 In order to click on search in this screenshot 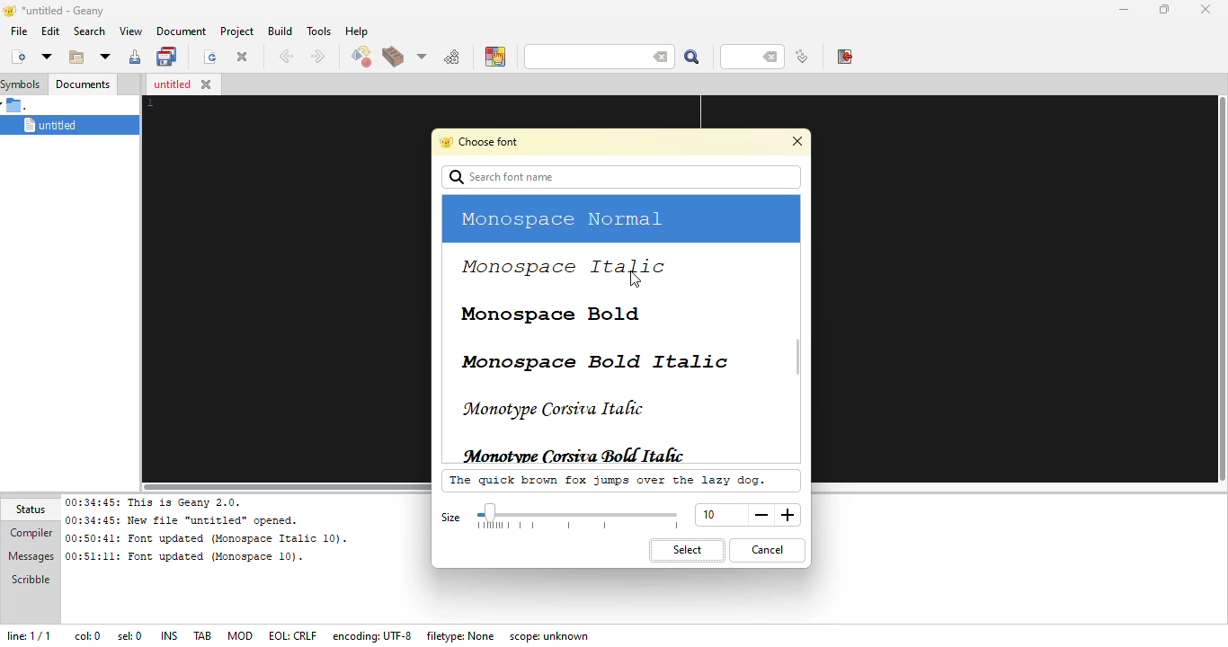, I will do `click(576, 57)`.